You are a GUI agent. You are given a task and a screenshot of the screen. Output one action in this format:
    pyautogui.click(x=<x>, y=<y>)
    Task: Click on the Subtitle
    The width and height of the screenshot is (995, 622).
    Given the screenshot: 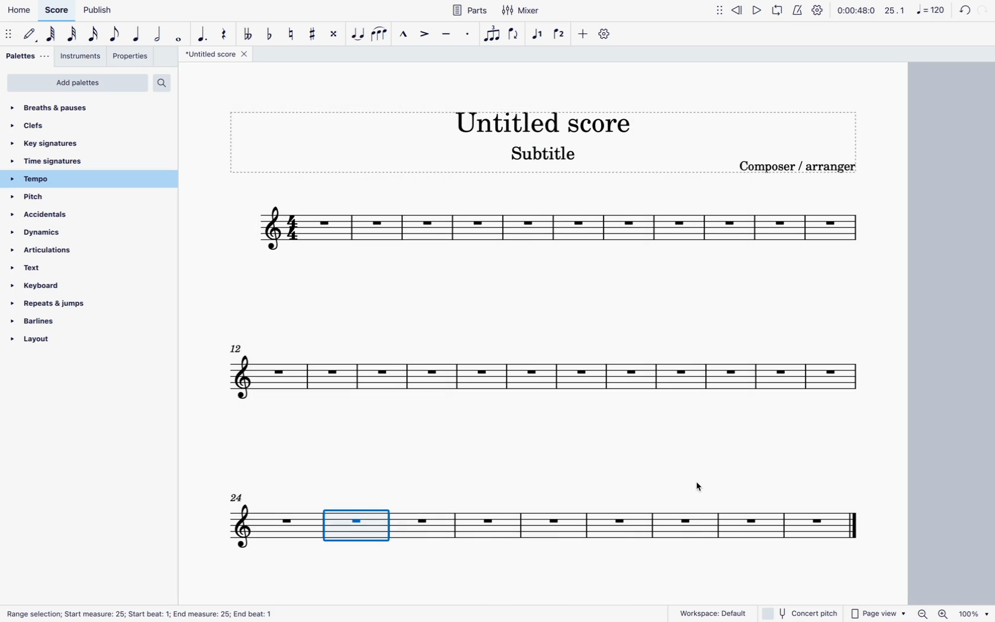 What is the action you would take?
    pyautogui.click(x=537, y=155)
    